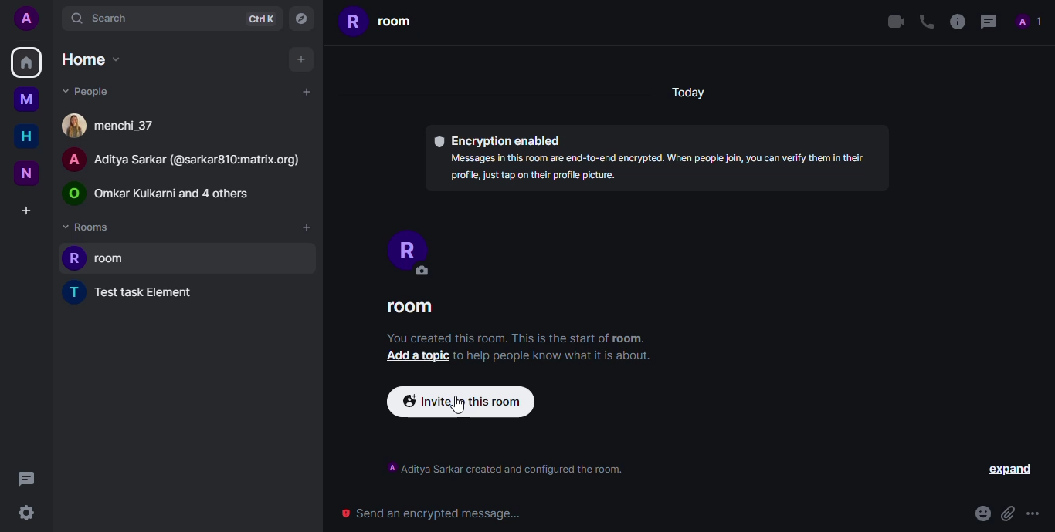 The width and height of the screenshot is (1055, 532). What do you see at coordinates (1037, 511) in the screenshot?
I see `more` at bounding box center [1037, 511].